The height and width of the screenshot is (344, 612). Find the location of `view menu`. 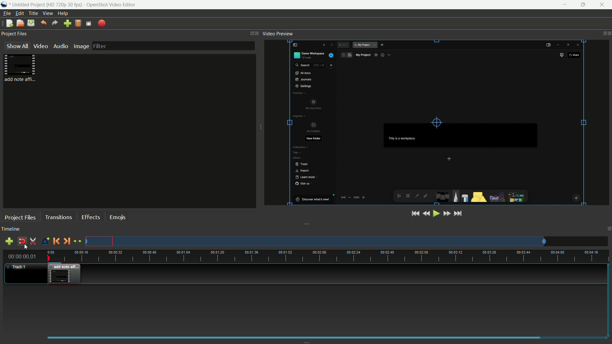

view menu is located at coordinates (47, 13).